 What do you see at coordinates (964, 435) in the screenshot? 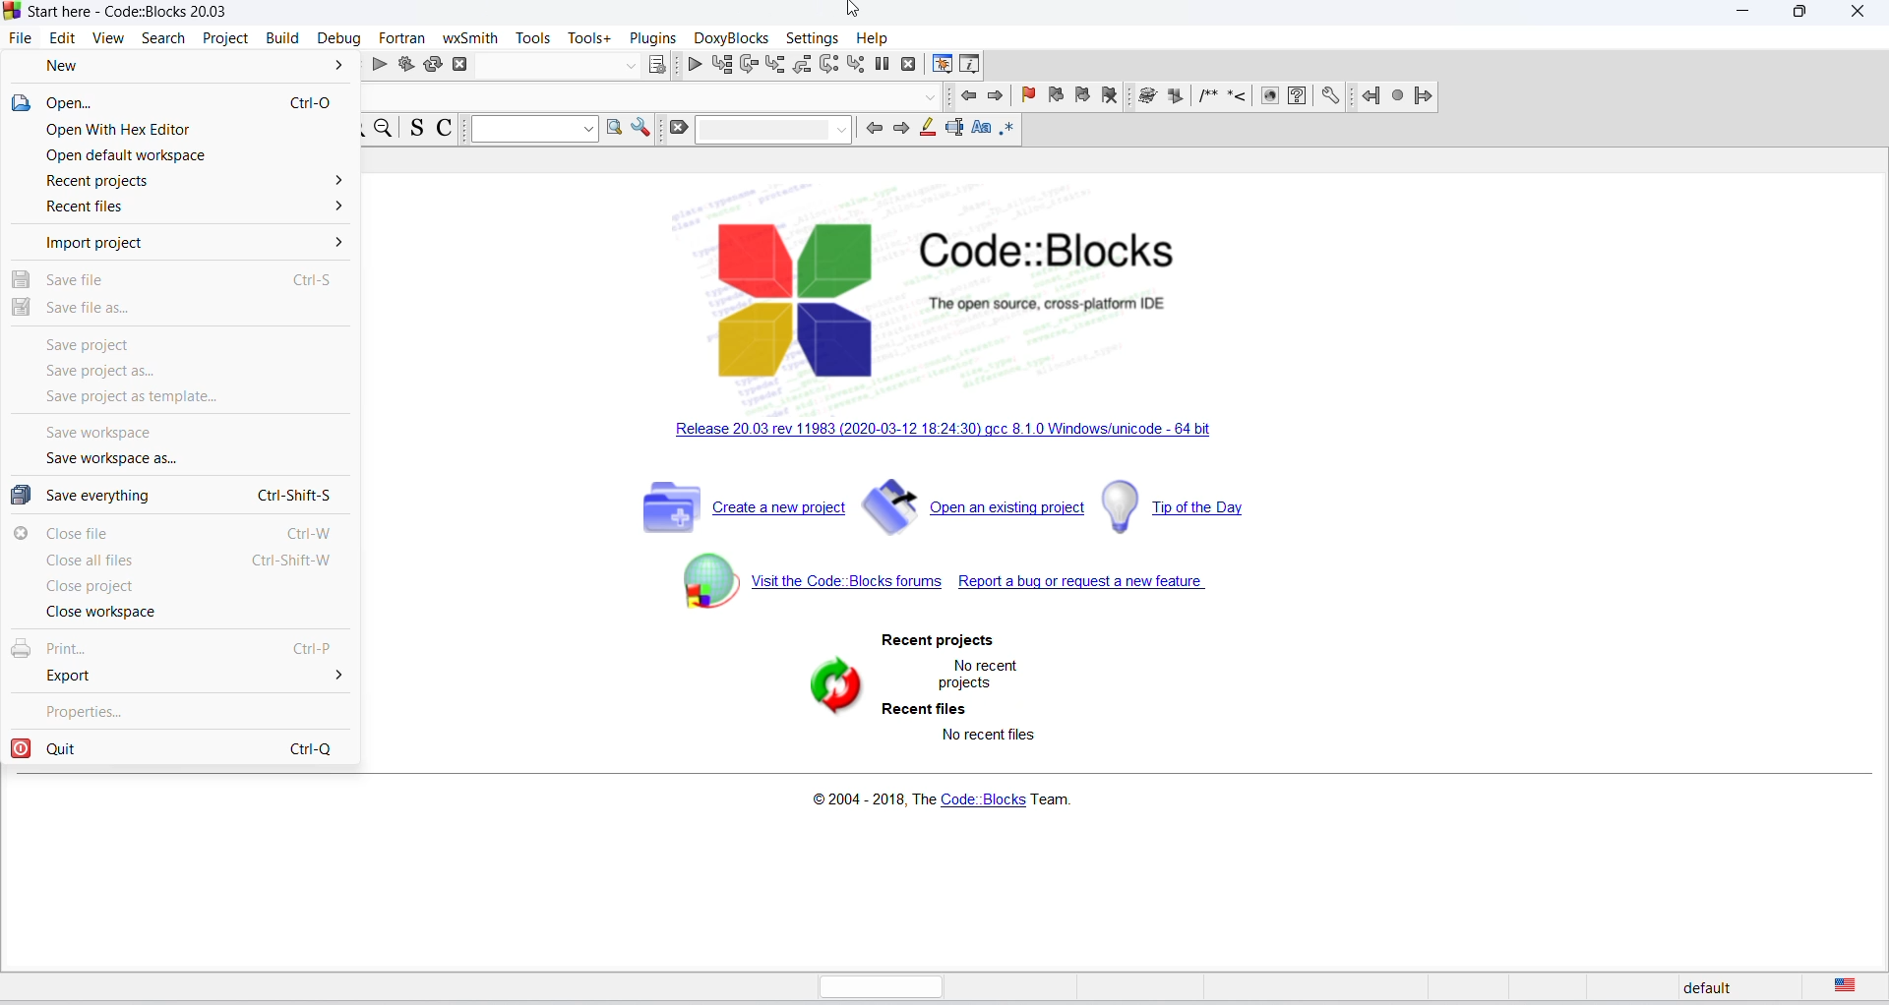
I see `new release` at bounding box center [964, 435].